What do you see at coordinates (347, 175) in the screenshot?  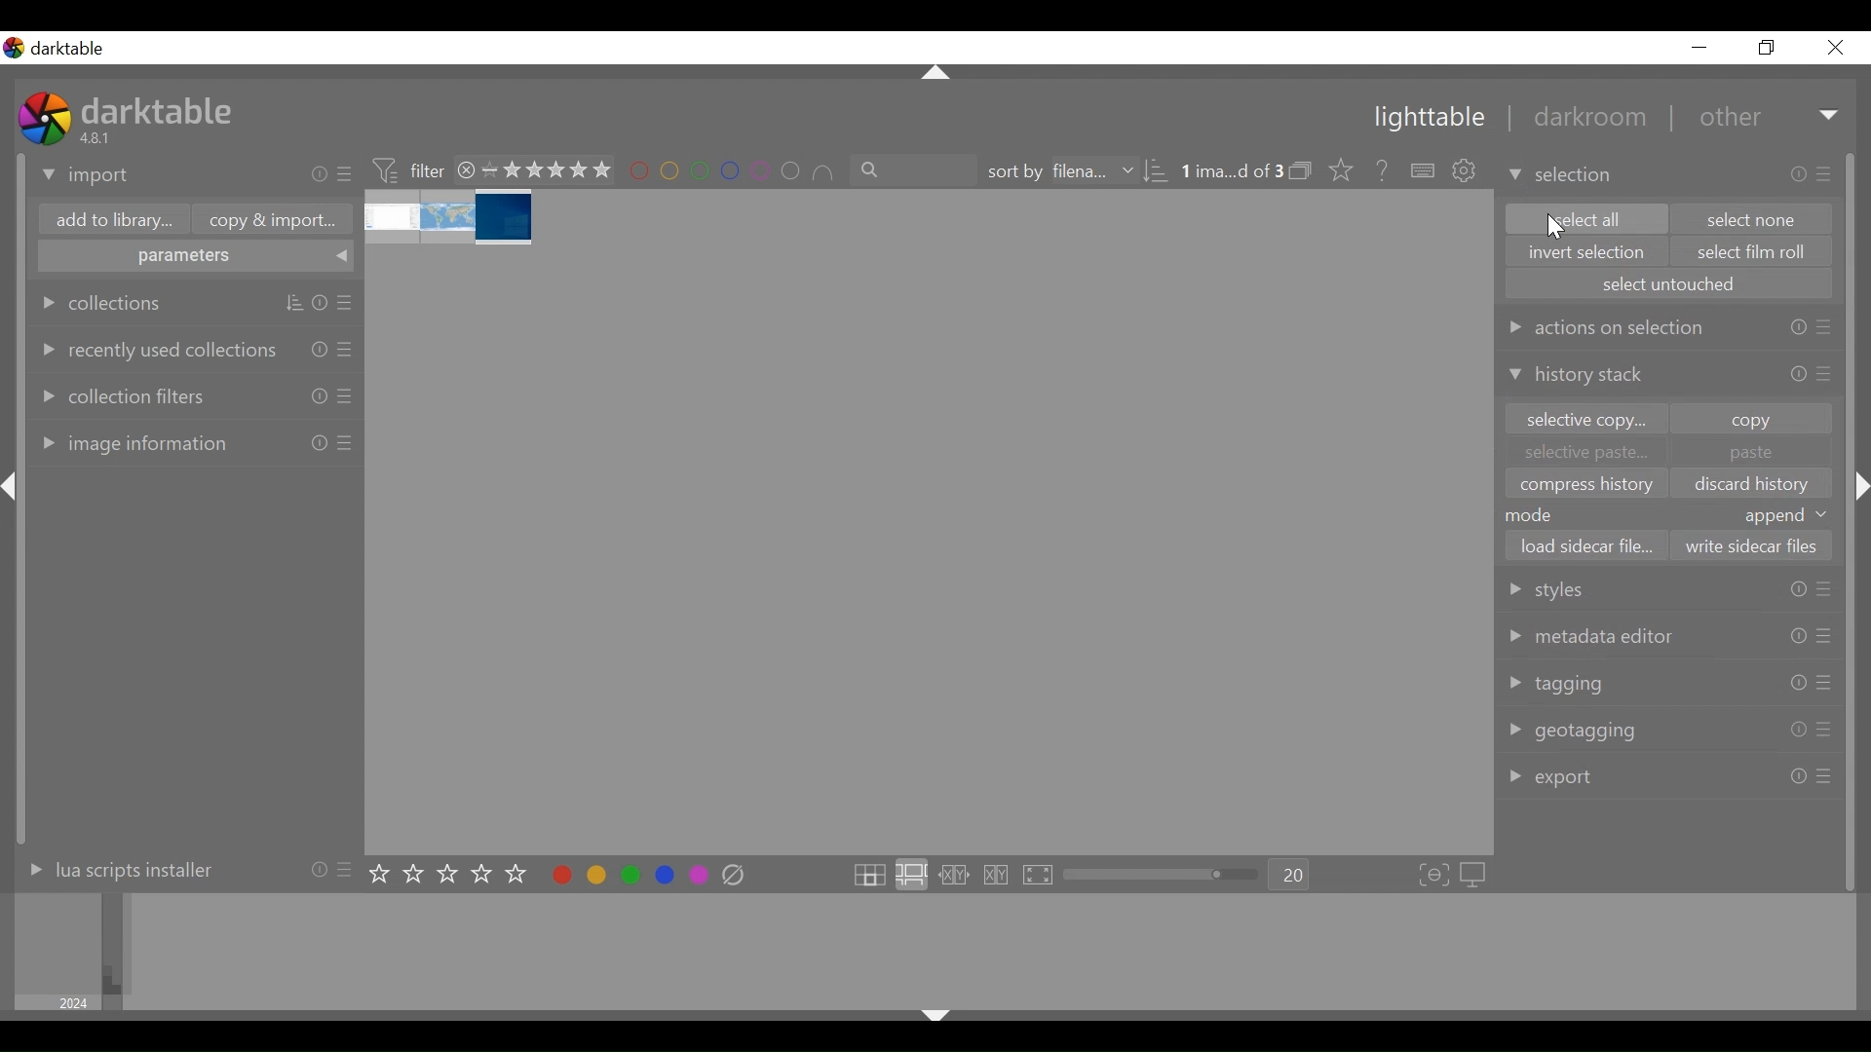 I see `presets` at bounding box center [347, 175].